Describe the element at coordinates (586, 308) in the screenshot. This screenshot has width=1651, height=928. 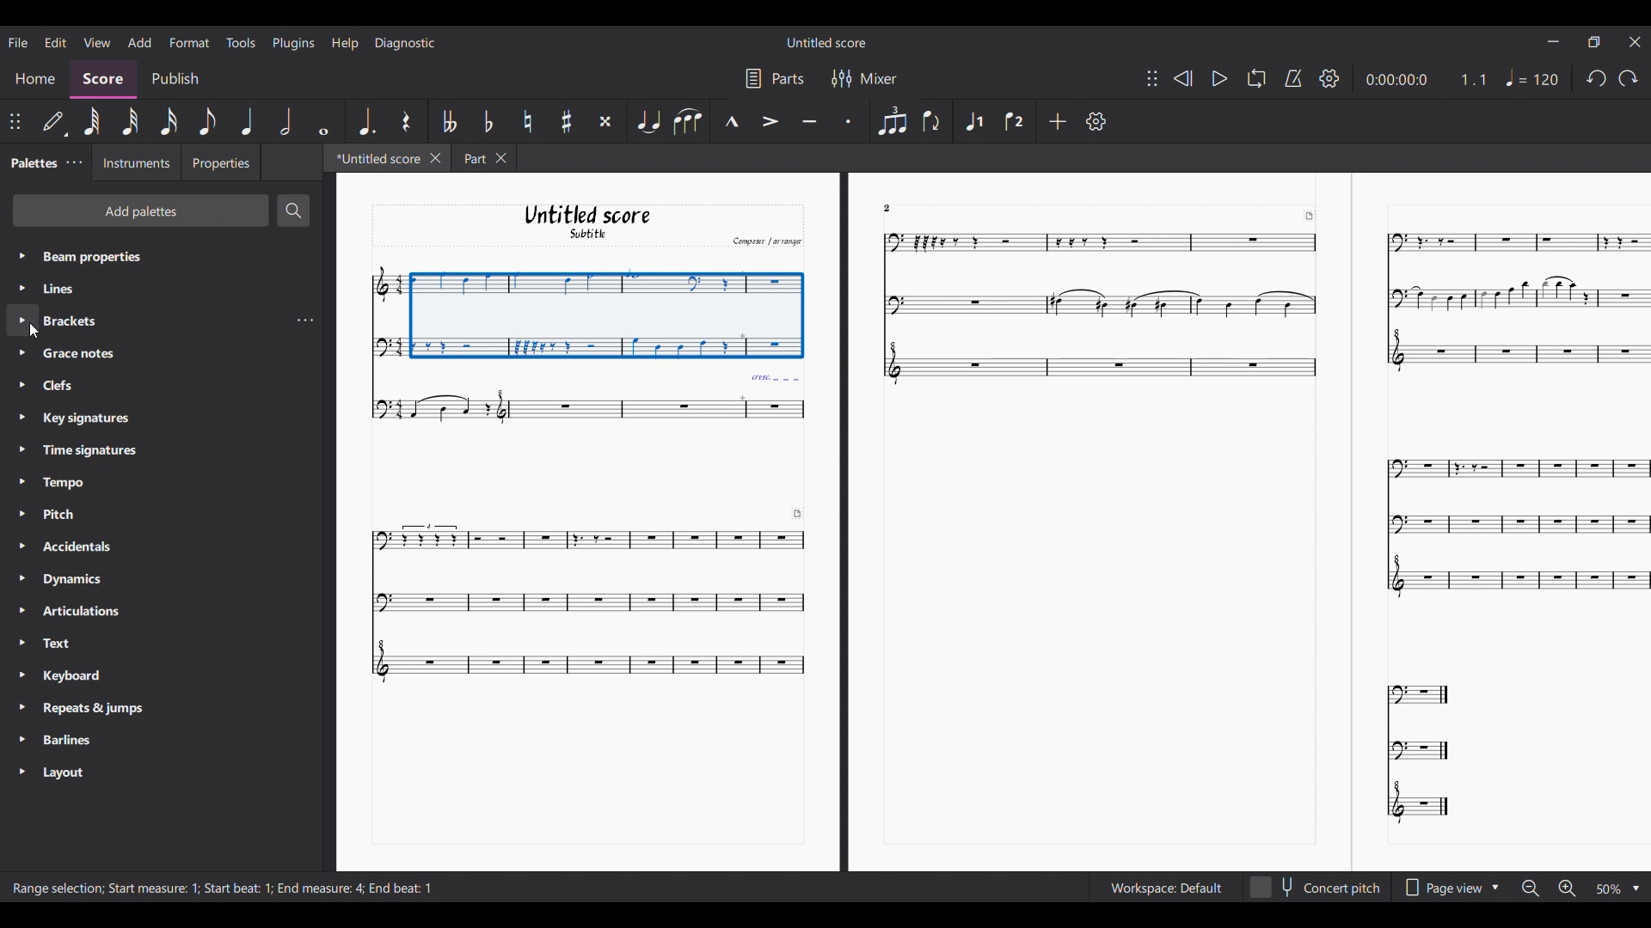
I see `Selection made by cursor` at that location.